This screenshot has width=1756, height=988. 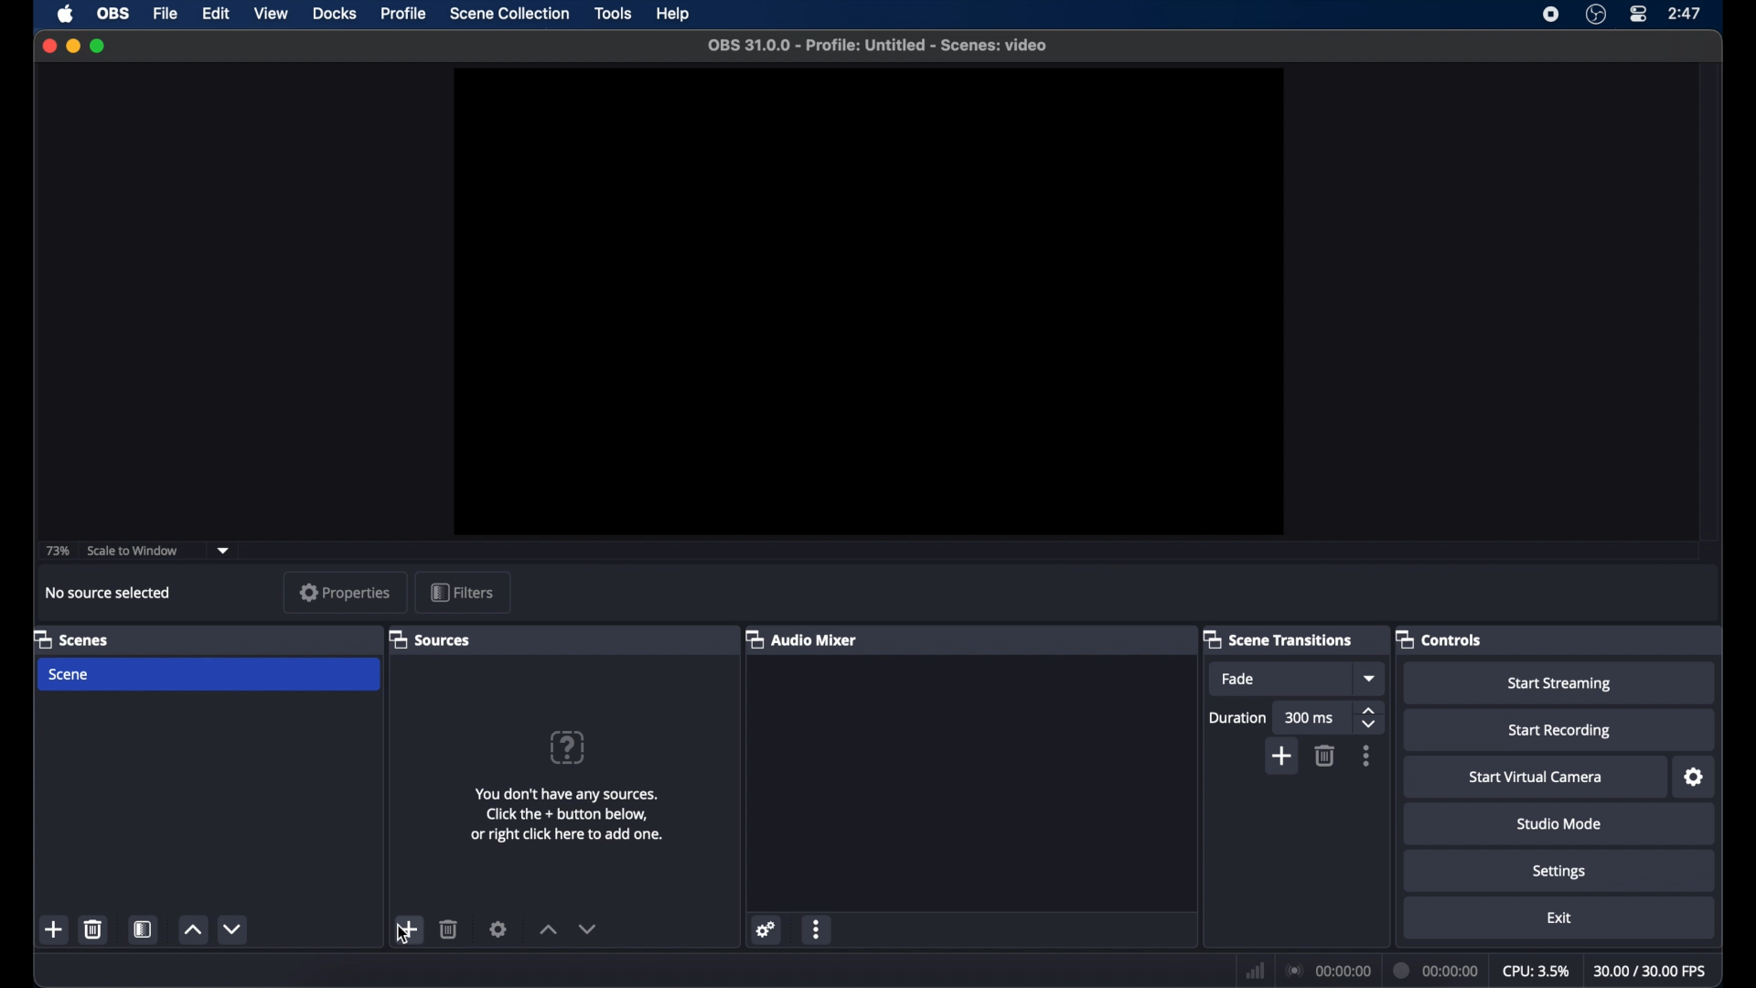 What do you see at coordinates (404, 14) in the screenshot?
I see `profile` at bounding box center [404, 14].